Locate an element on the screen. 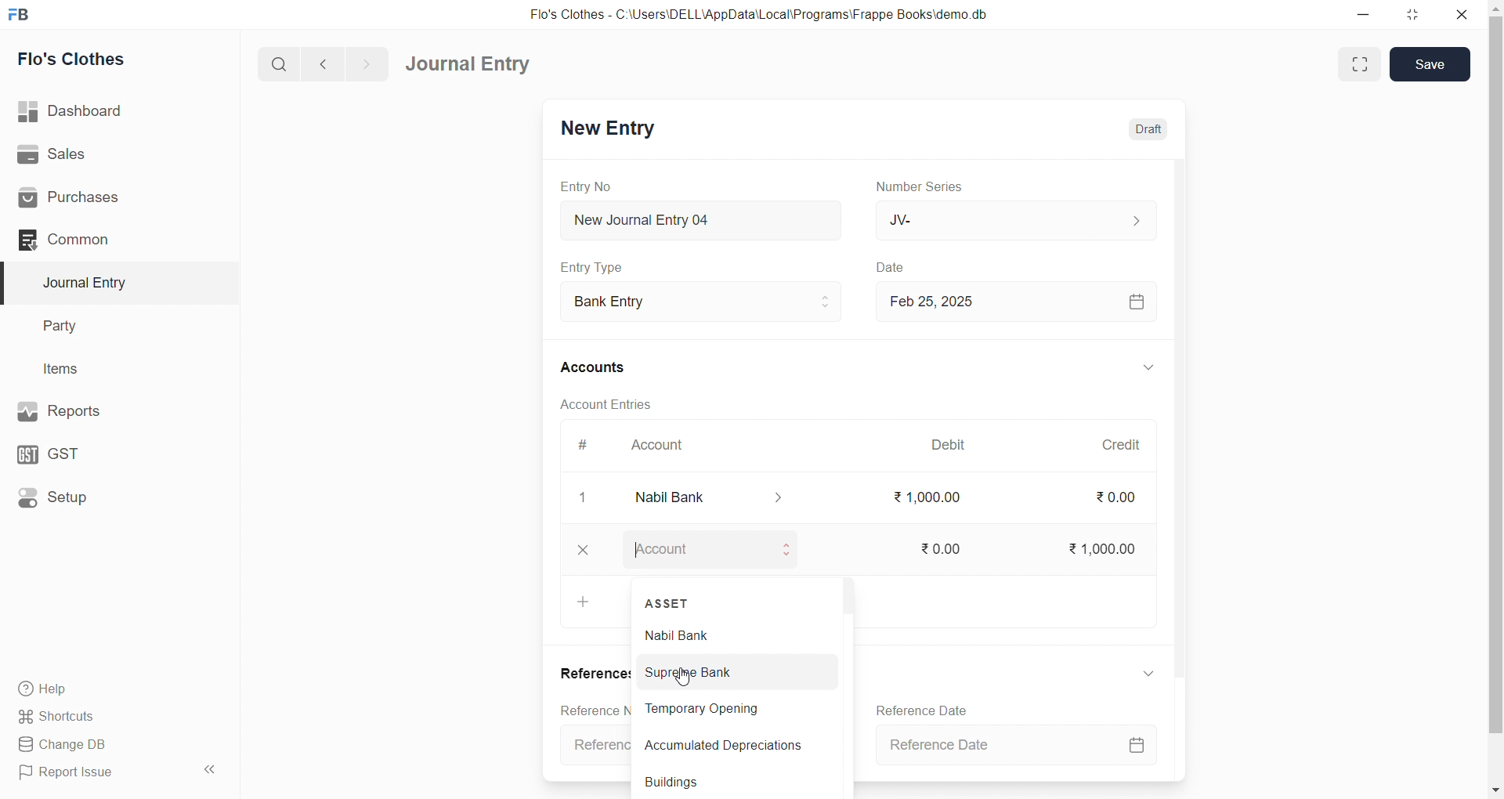  Bank Entry is located at coordinates (708, 302).